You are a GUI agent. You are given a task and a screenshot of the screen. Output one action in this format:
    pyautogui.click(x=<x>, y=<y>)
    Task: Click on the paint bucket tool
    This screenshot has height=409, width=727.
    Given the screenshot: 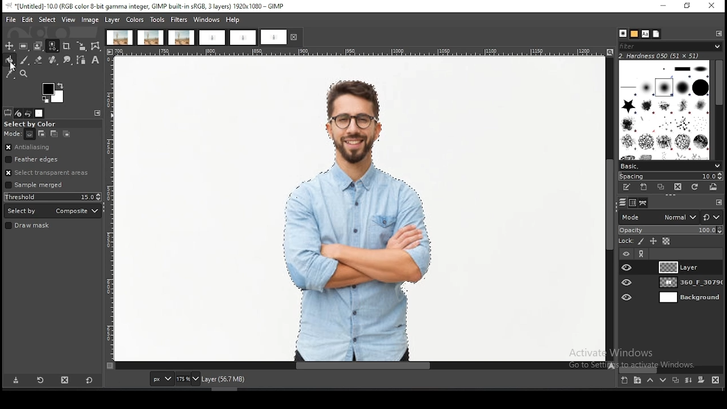 What is the action you would take?
    pyautogui.click(x=9, y=60)
    